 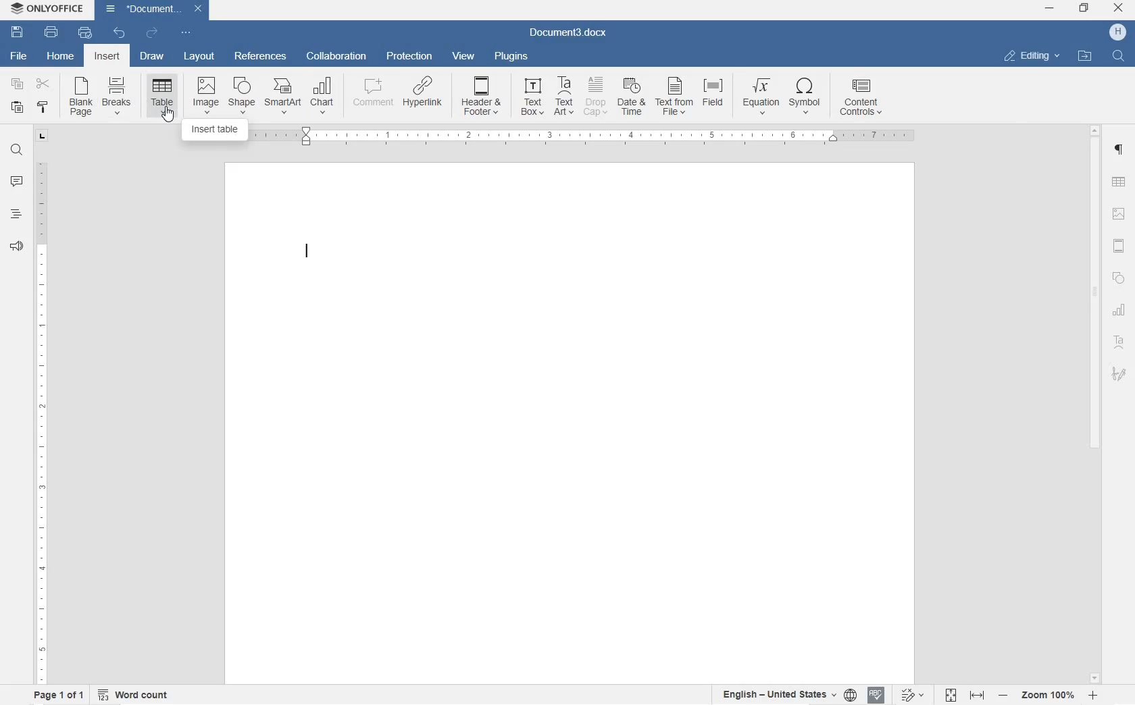 What do you see at coordinates (588, 137) in the screenshot?
I see `Ruler` at bounding box center [588, 137].